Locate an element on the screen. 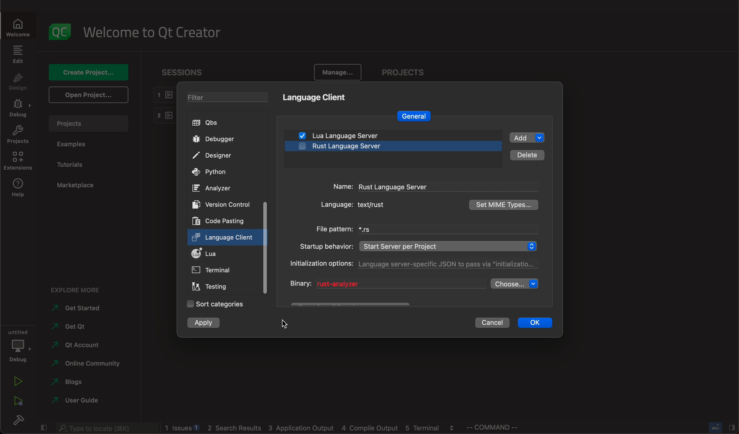  scroll bar is located at coordinates (266, 248).